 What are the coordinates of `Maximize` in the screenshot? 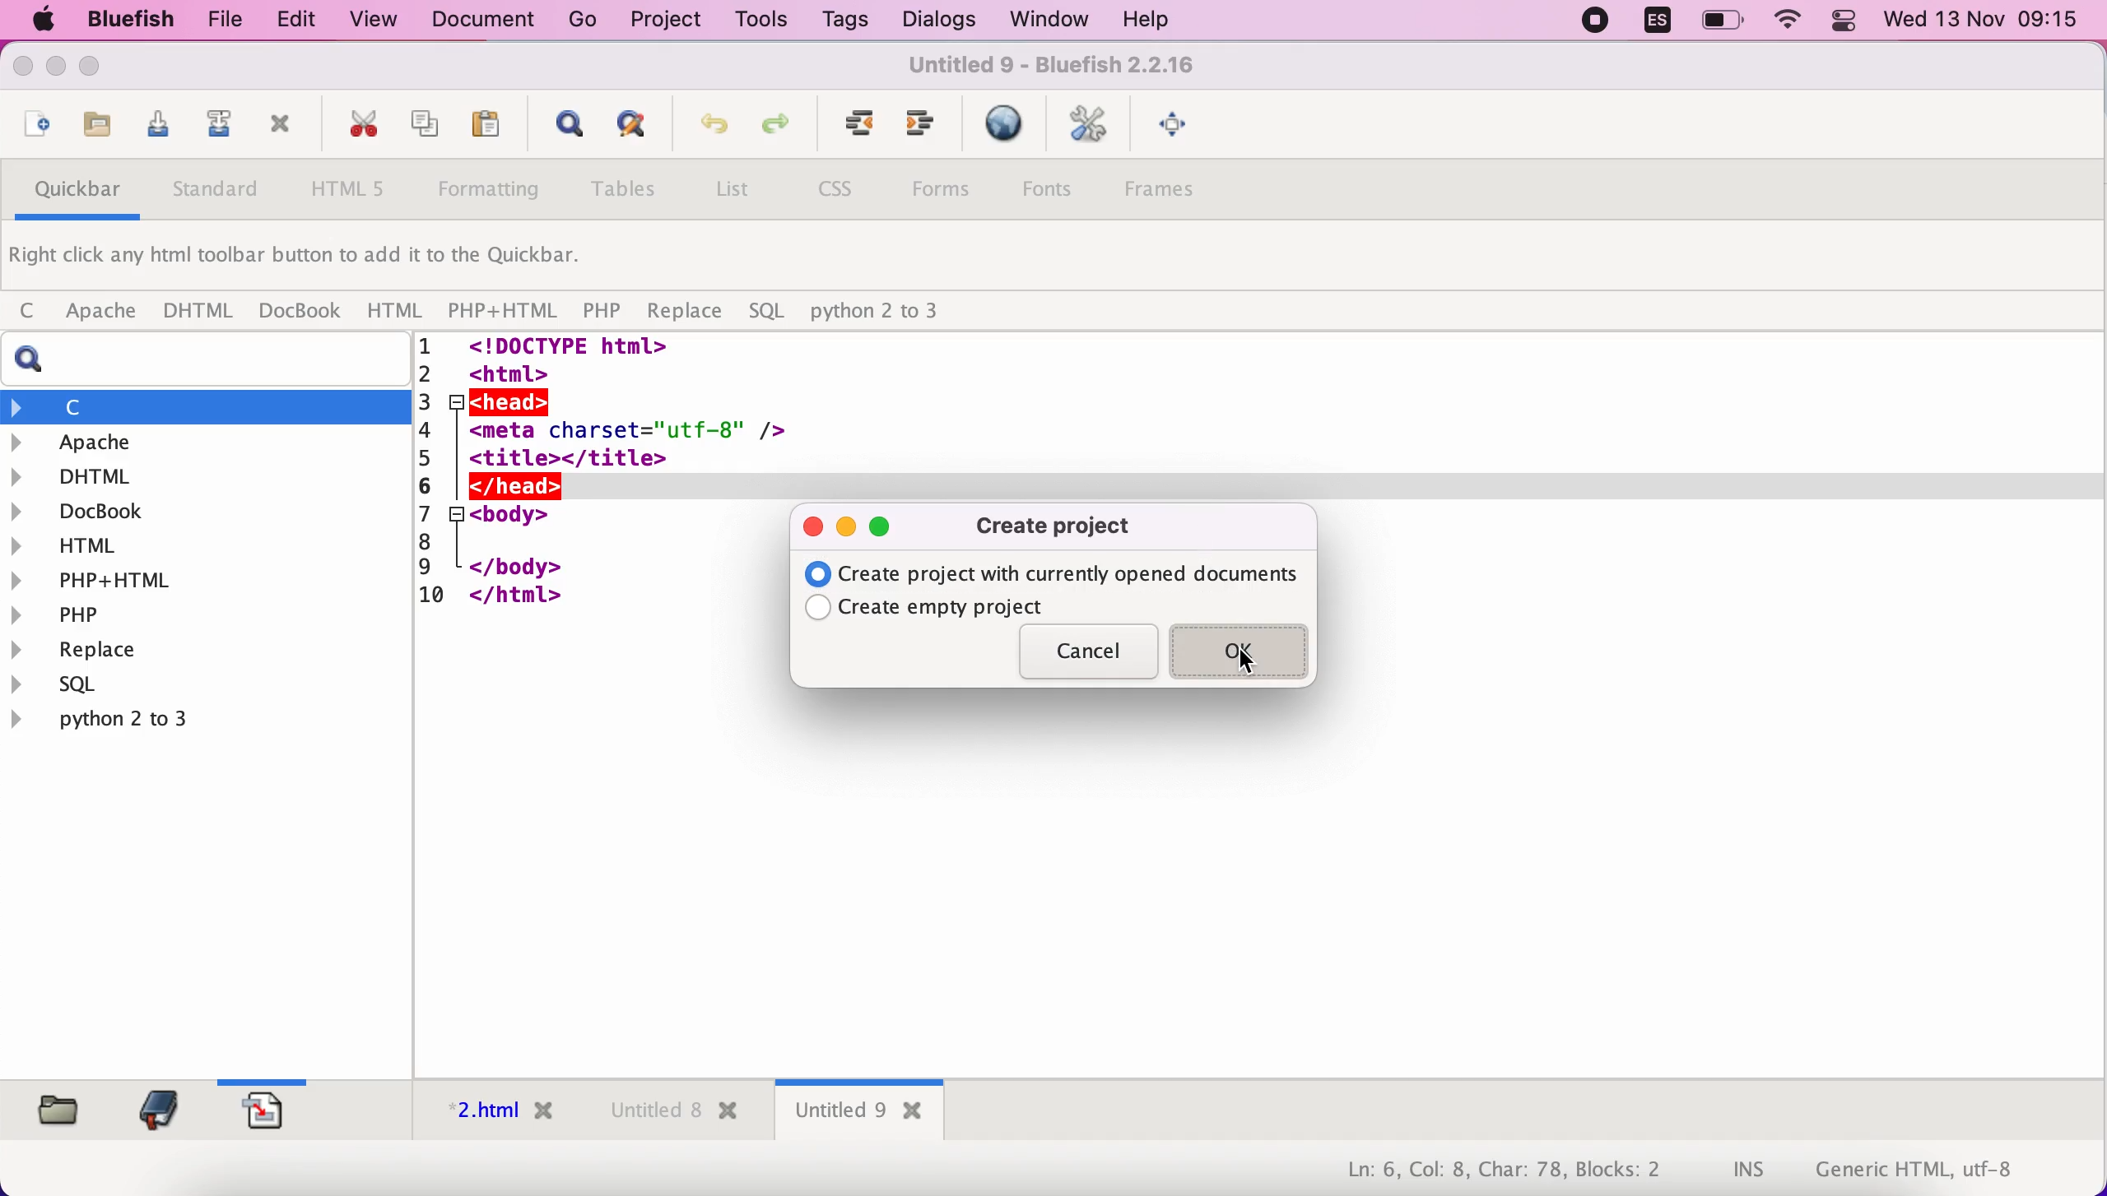 It's located at (98, 68).